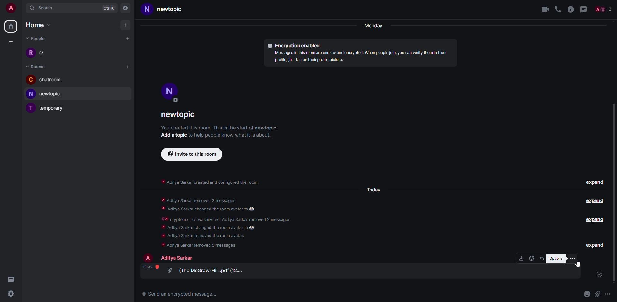 The height and width of the screenshot is (302, 617). I want to click on search, so click(43, 7).